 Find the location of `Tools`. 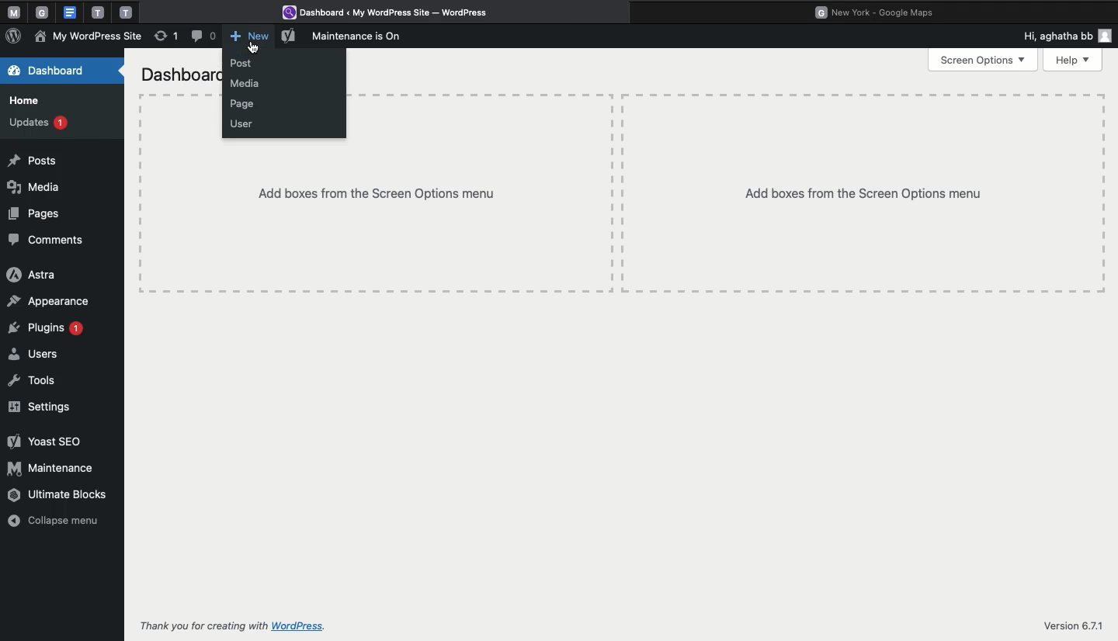

Tools is located at coordinates (33, 380).